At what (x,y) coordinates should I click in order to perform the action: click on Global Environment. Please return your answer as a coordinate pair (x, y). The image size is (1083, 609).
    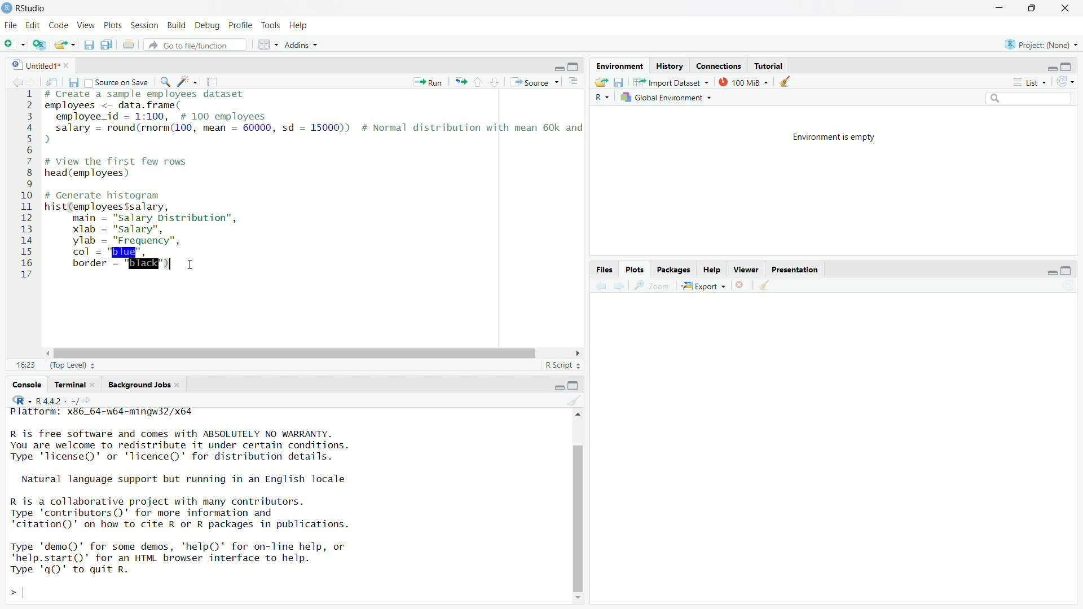
    Looking at the image, I should click on (667, 98).